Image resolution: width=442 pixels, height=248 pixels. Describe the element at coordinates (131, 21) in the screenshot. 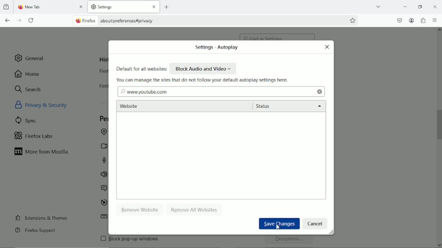

I see `about:oreferences#privacy` at that location.